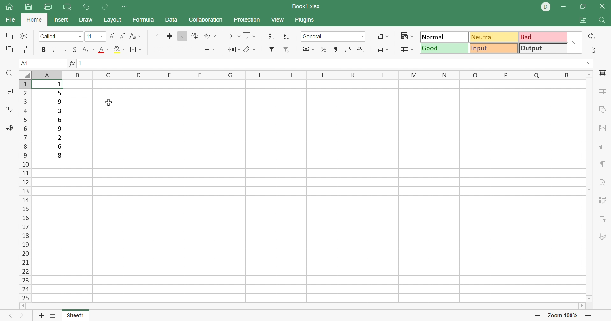  Describe the element at coordinates (445, 36) in the screenshot. I see `Normal` at that location.